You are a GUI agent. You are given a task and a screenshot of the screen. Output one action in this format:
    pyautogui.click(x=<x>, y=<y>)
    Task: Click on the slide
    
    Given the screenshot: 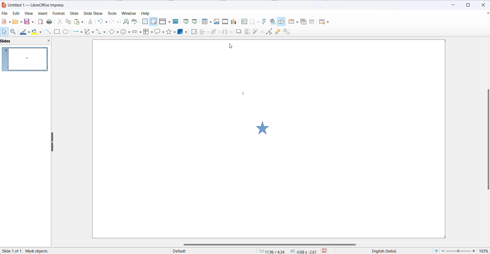 What is the action you would take?
    pyautogui.click(x=76, y=13)
    